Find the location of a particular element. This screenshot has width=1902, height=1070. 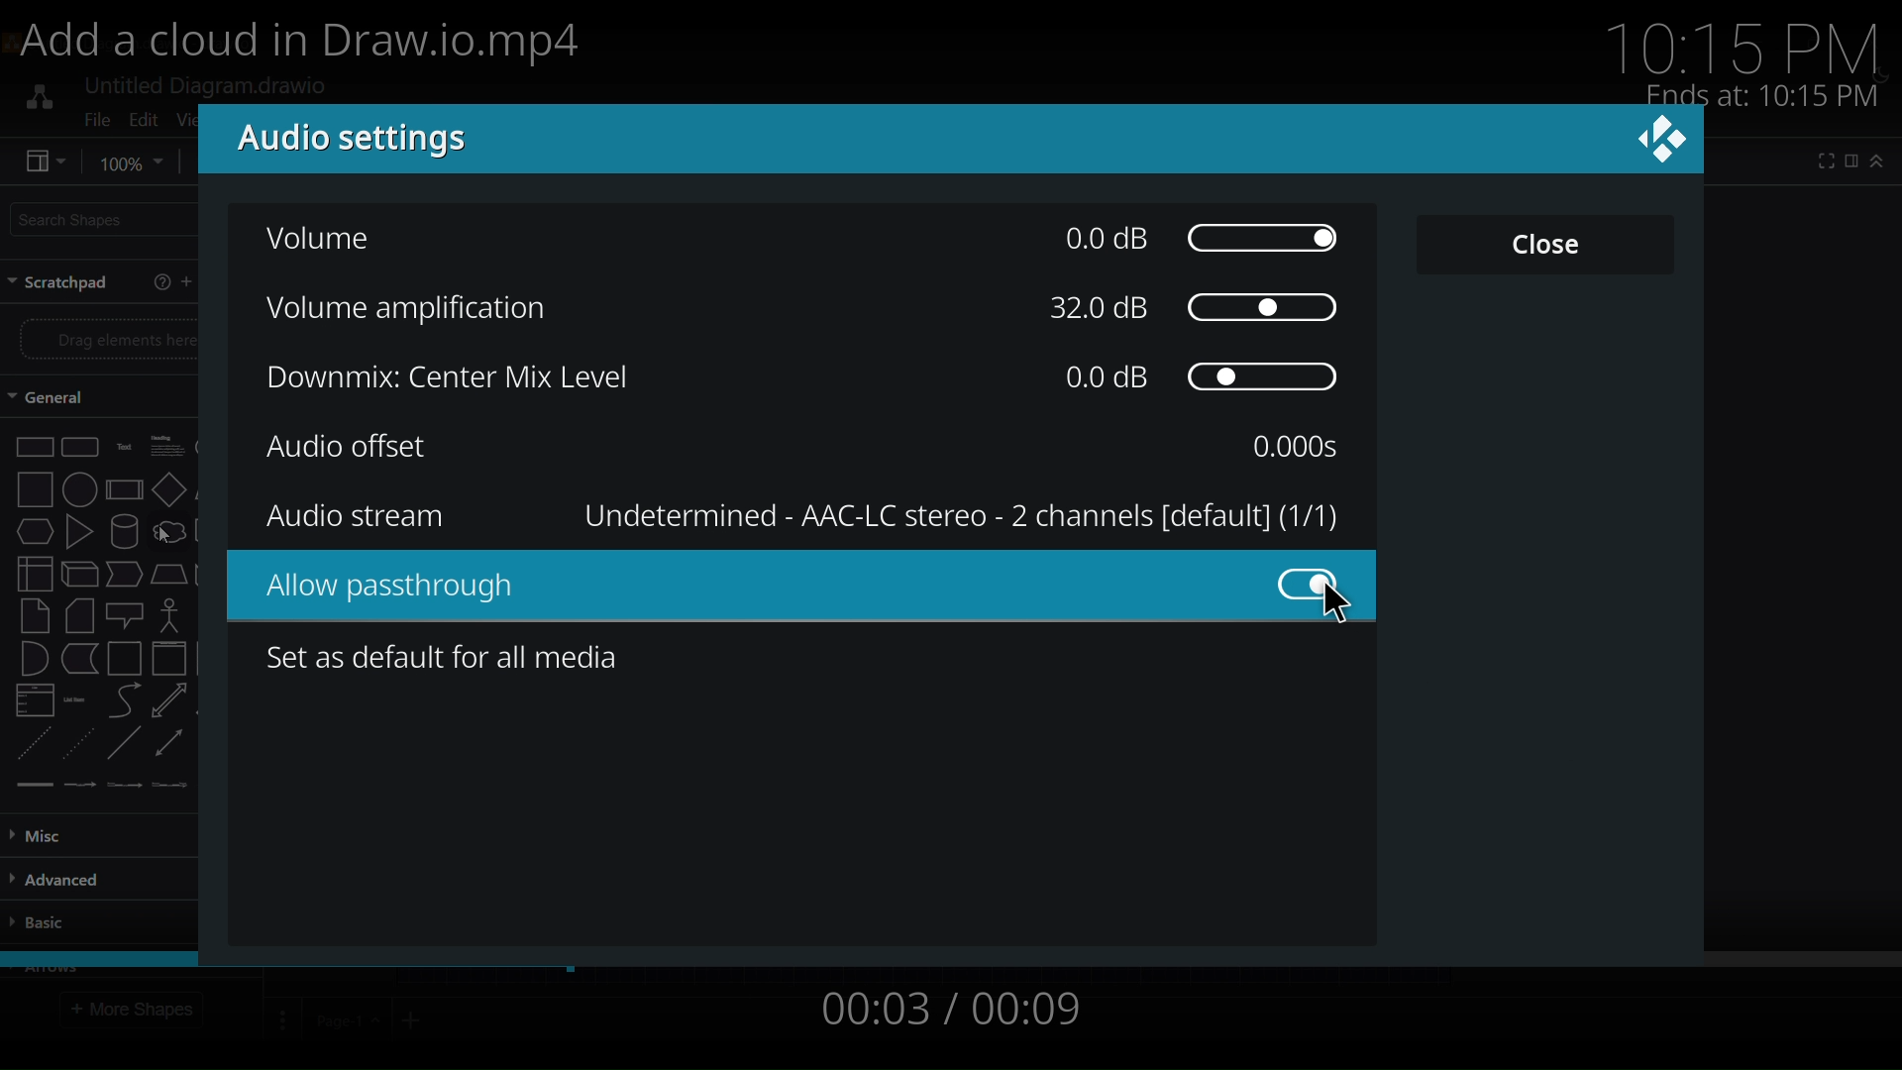

close is located at coordinates (1539, 252).